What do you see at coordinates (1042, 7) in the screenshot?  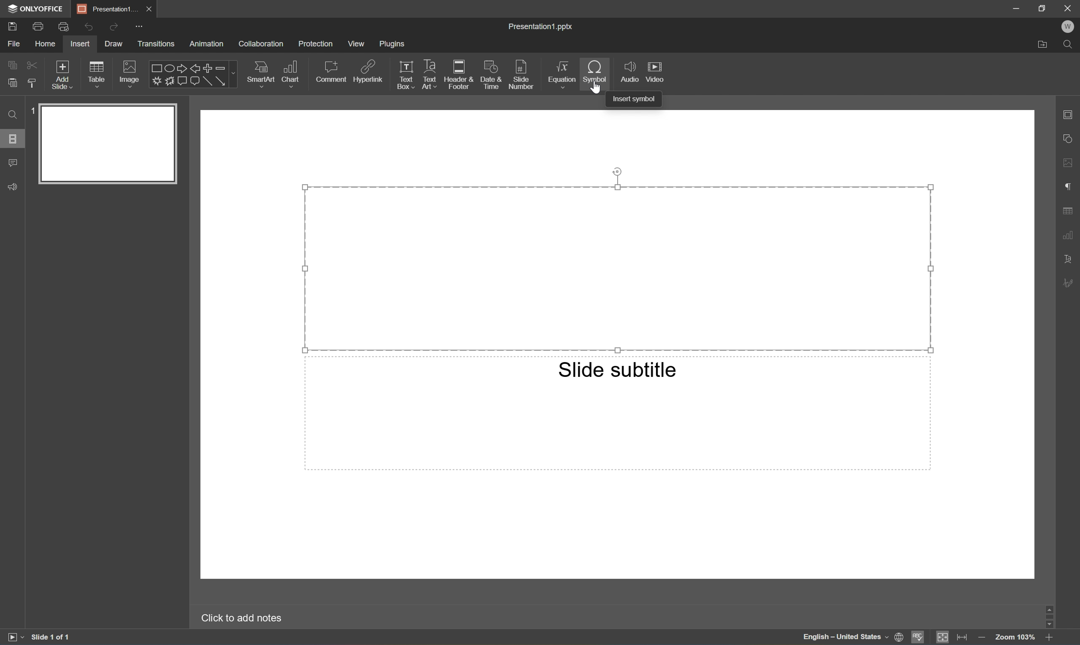 I see `Restore Down` at bounding box center [1042, 7].